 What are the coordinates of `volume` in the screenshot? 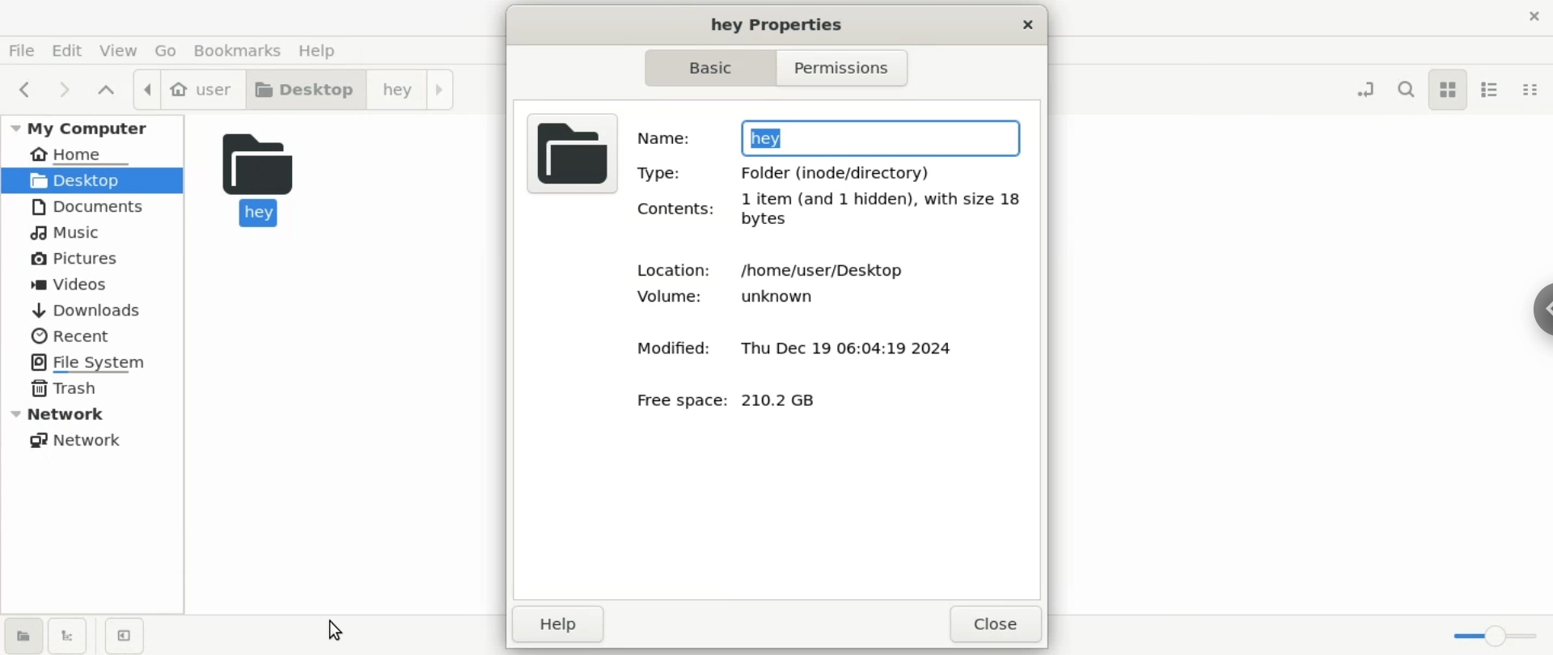 It's located at (667, 299).